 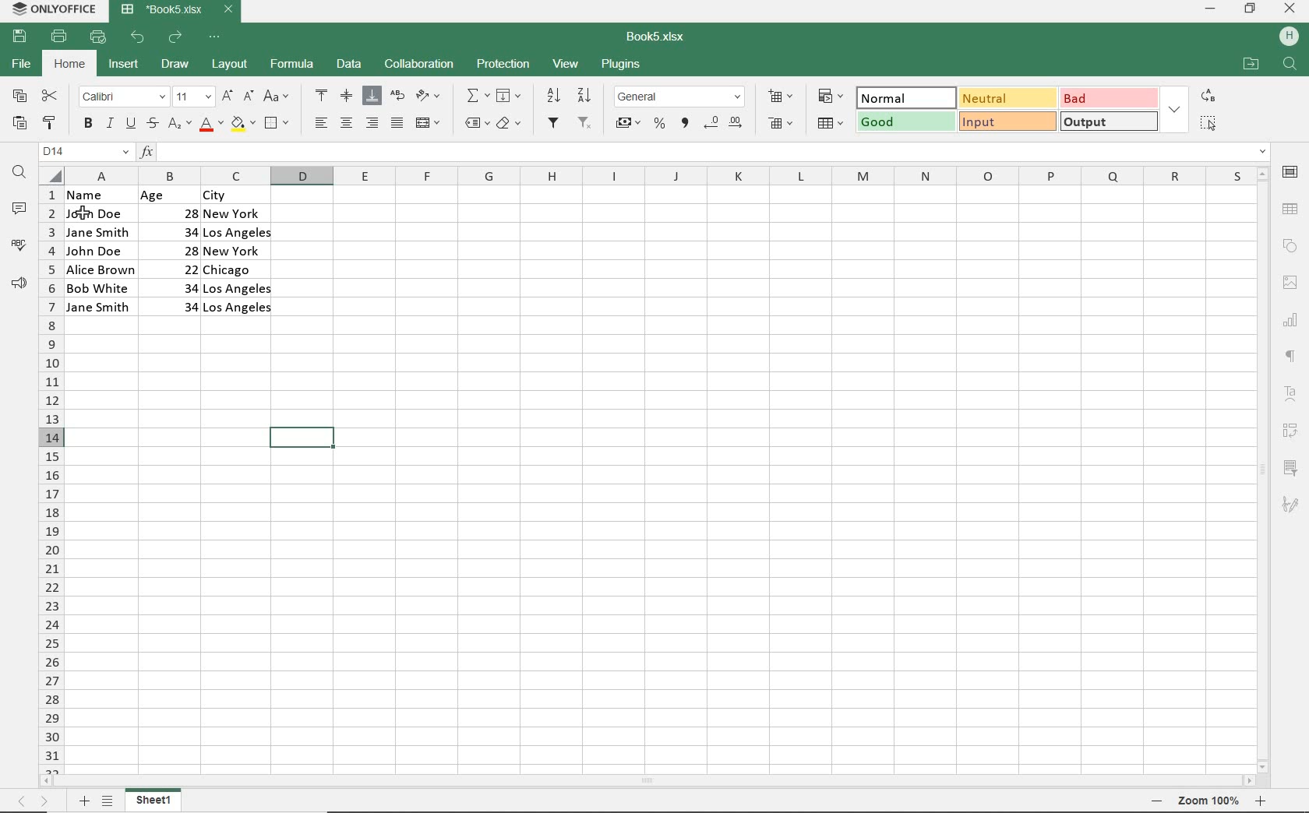 I want to click on FILTER, so click(x=555, y=123).